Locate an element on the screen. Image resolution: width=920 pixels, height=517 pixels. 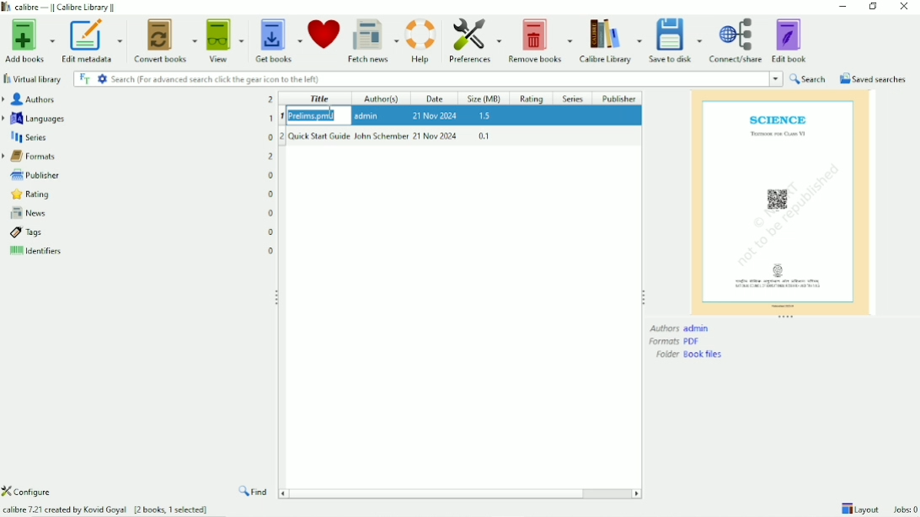
Horizontal scrollbar is located at coordinates (461, 494).